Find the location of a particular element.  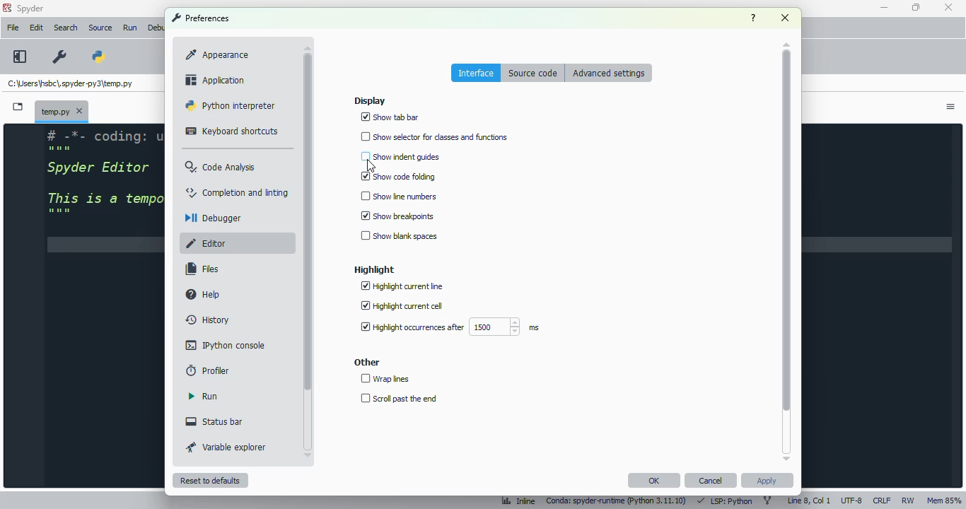

file is located at coordinates (13, 28).